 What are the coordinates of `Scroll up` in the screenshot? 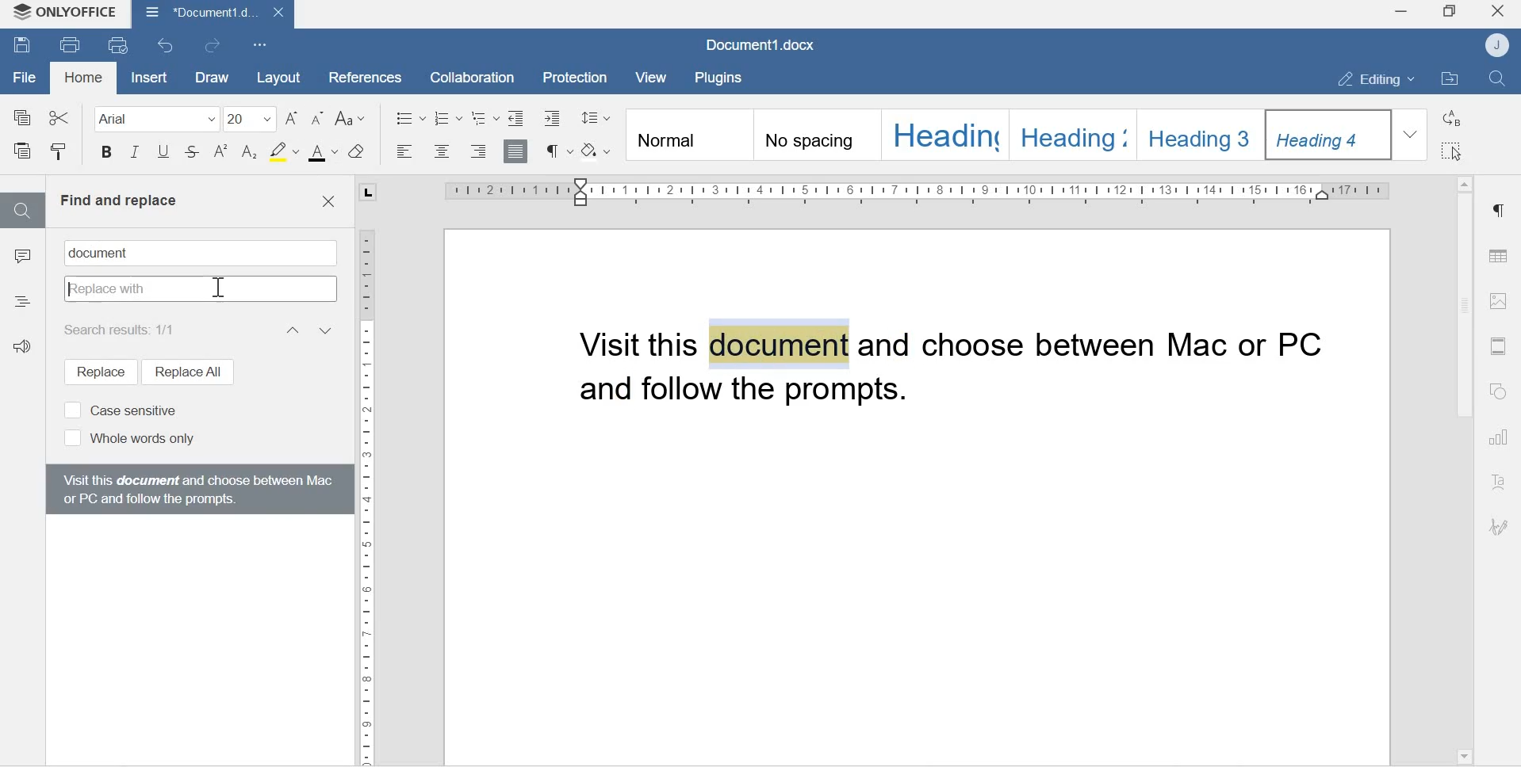 It's located at (1464, 180).